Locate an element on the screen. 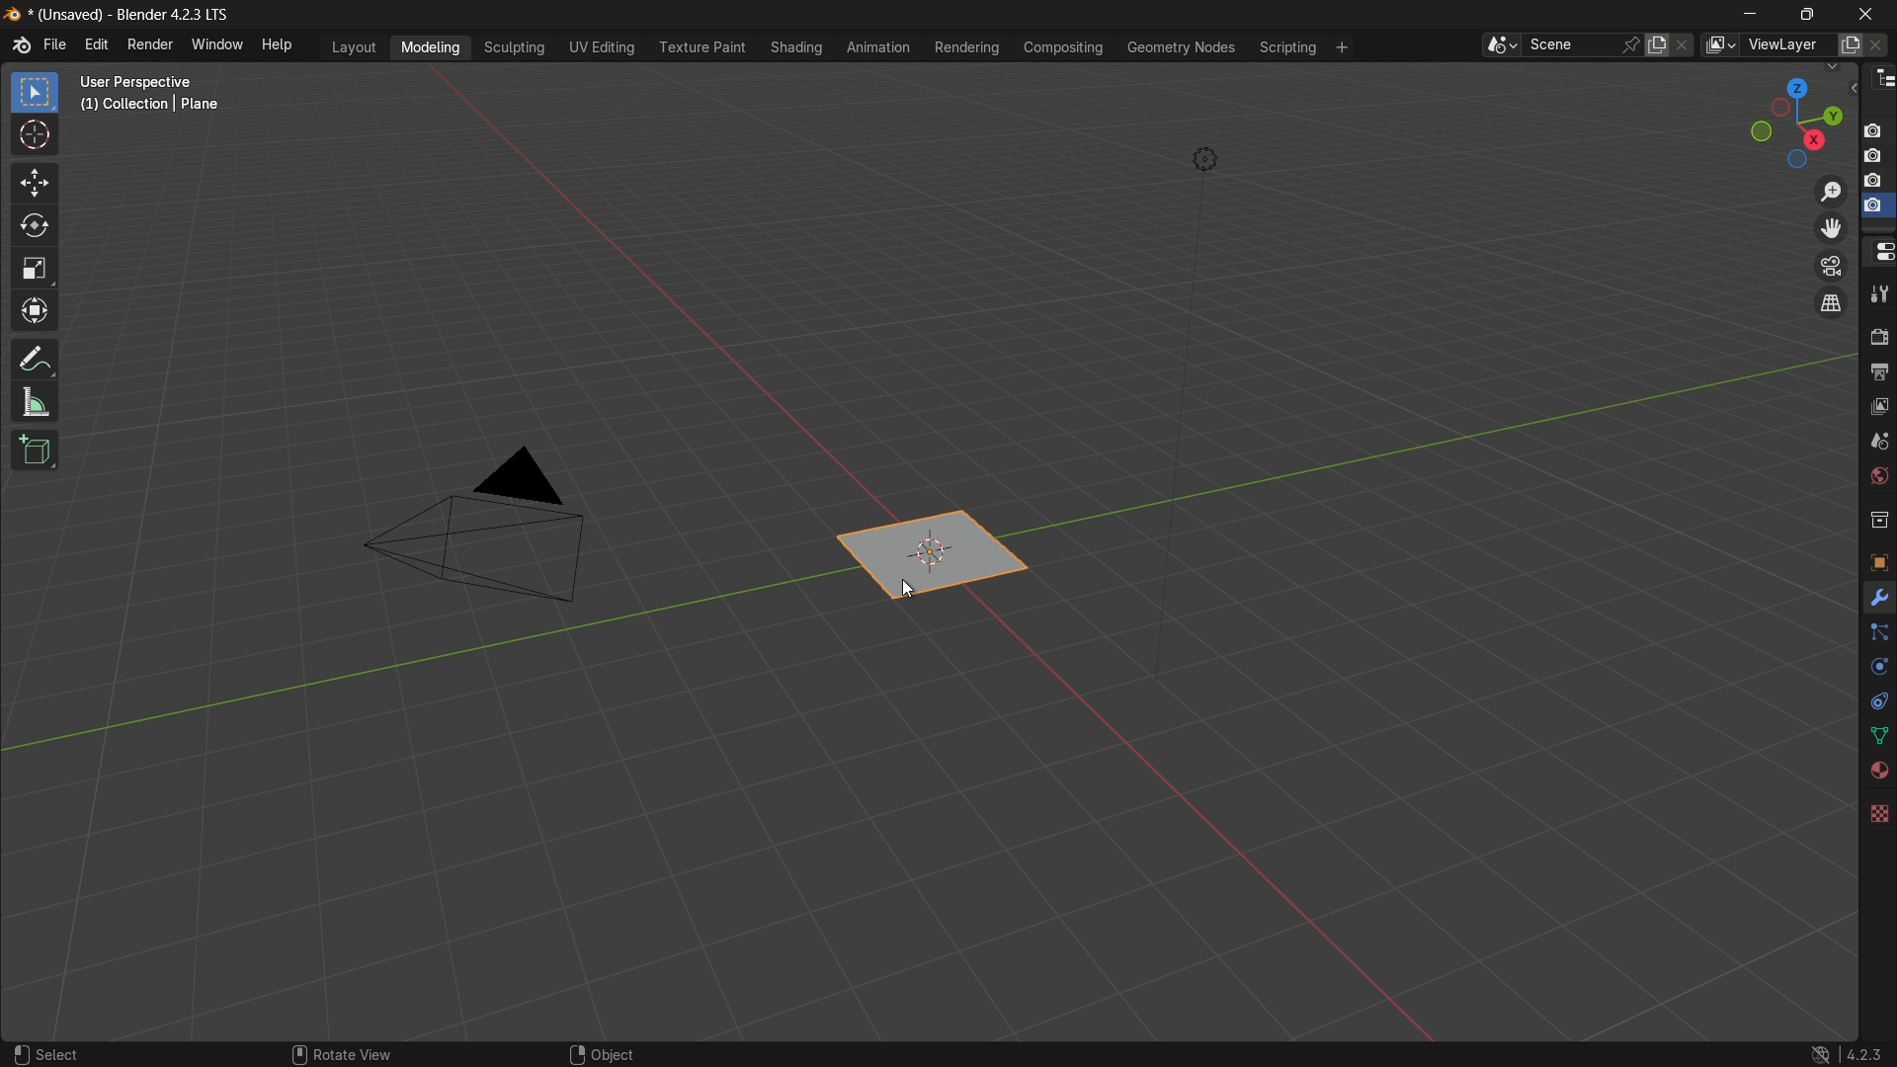 This screenshot has width=1897, height=1067. pin scene to workplace is located at coordinates (1630, 46).